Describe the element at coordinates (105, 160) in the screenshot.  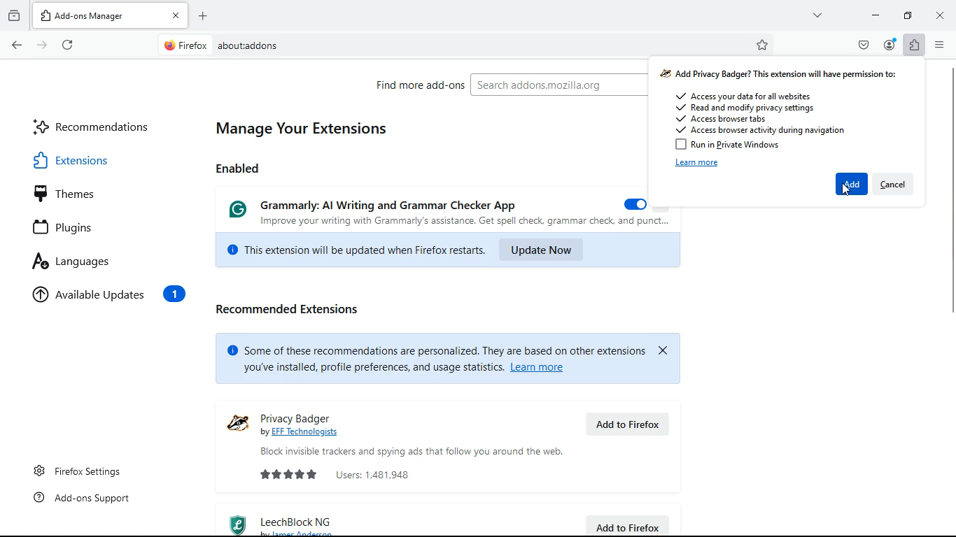
I see `extensions` at that location.